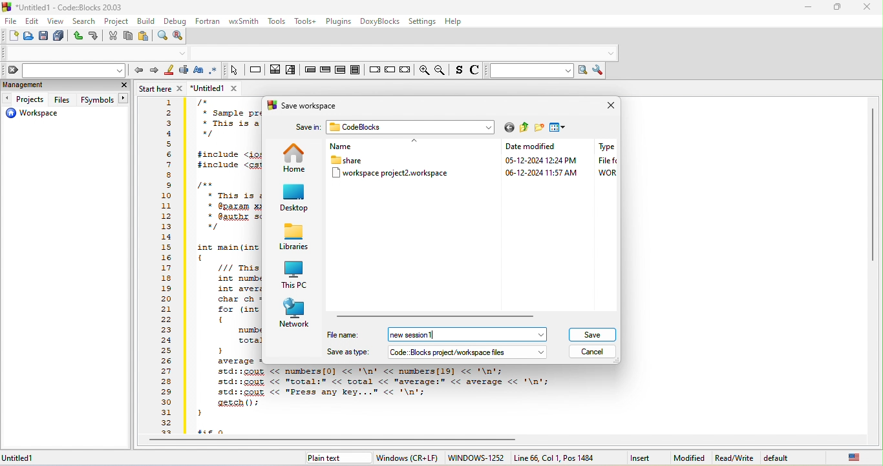 Image resolution: width=883 pixels, height=466 pixels. I want to click on close, so click(868, 7).